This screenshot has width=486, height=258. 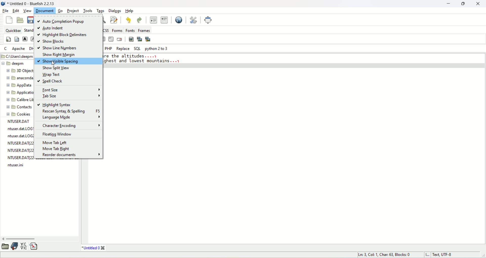 I want to click on forms, so click(x=116, y=30).